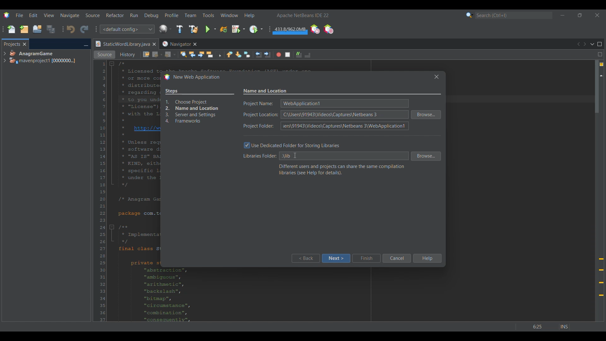 This screenshot has width=606, height=341. What do you see at coordinates (208, 15) in the screenshot?
I see `Tools menu` at bounding box center [208, 15].